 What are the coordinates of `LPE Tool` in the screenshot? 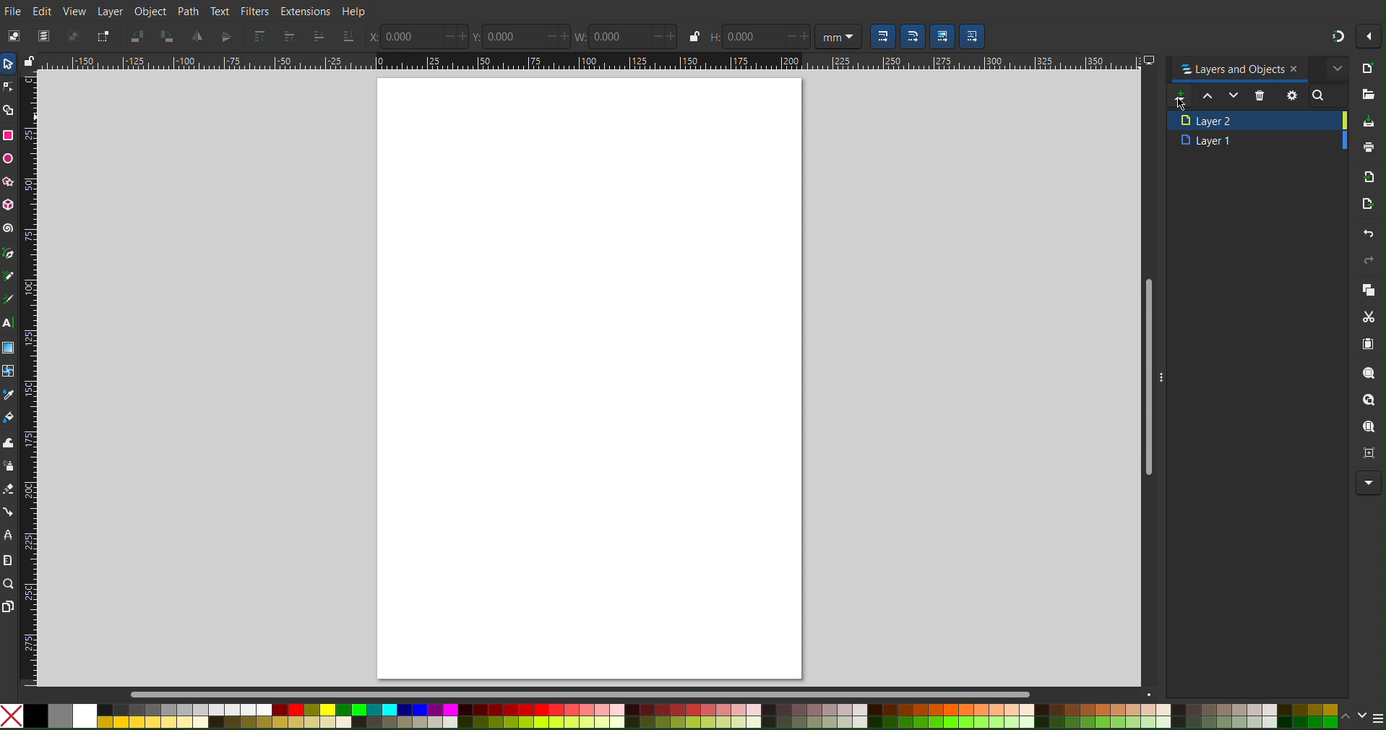 It's located at (10, 536).